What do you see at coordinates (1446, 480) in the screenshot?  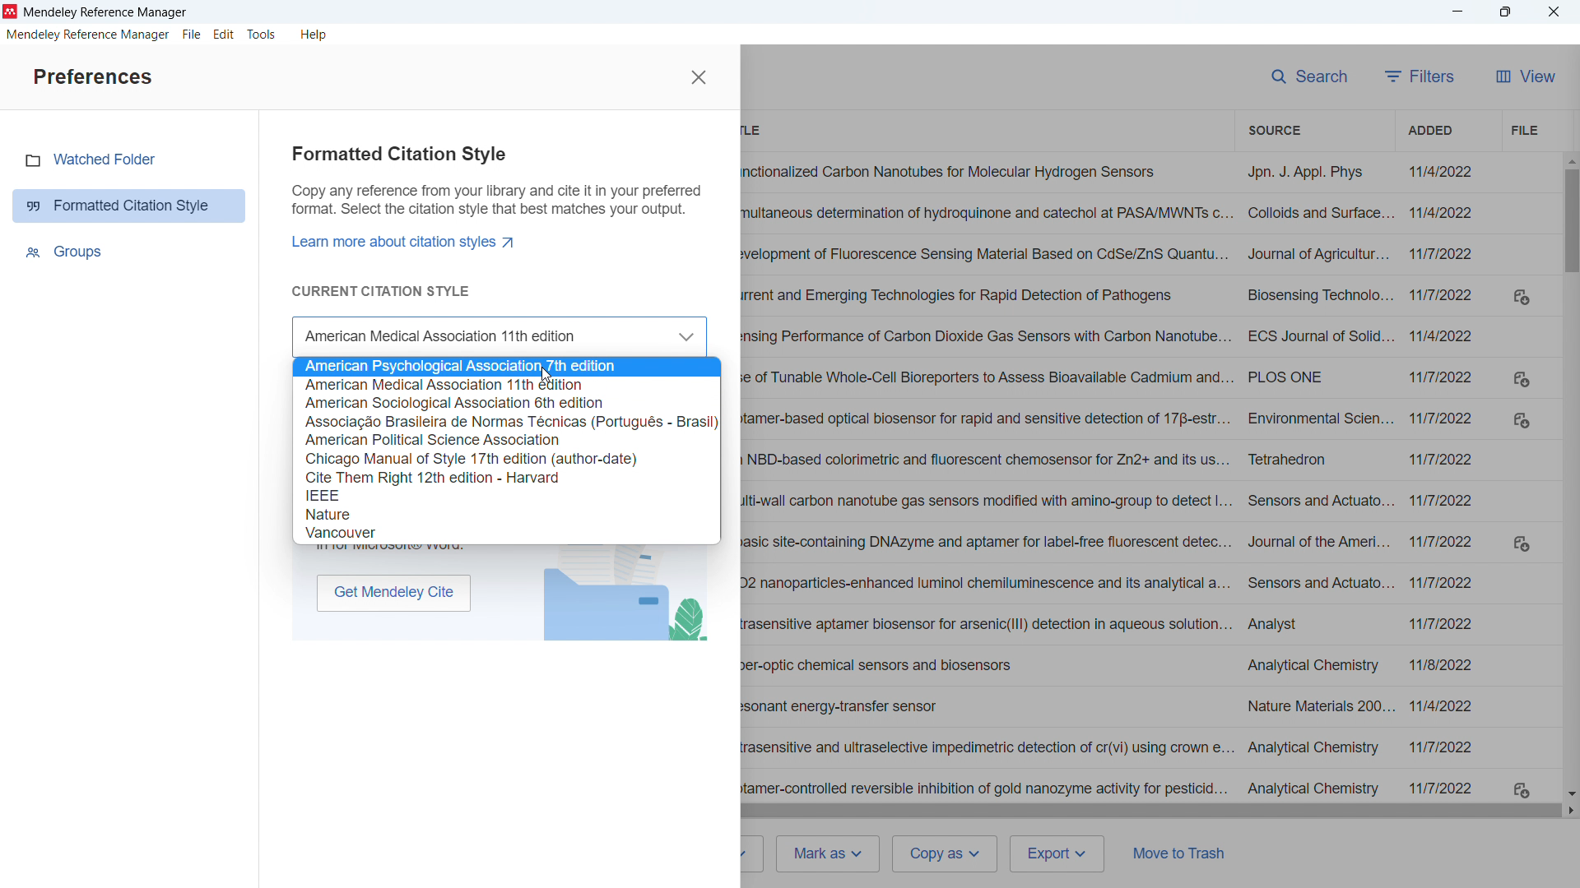 I see `Date of addition of individual entries` at bounding box center [1446, 480].